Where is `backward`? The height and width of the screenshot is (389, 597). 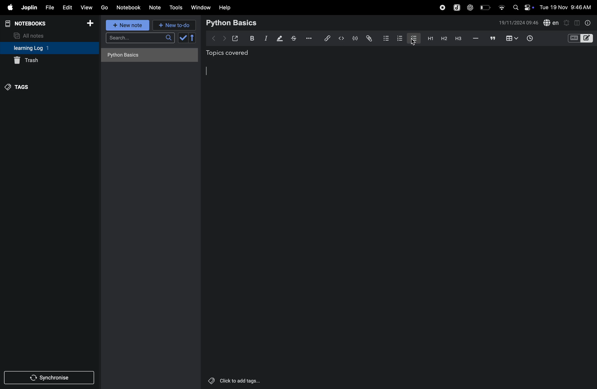 backward is located at coordinates (214, 38).